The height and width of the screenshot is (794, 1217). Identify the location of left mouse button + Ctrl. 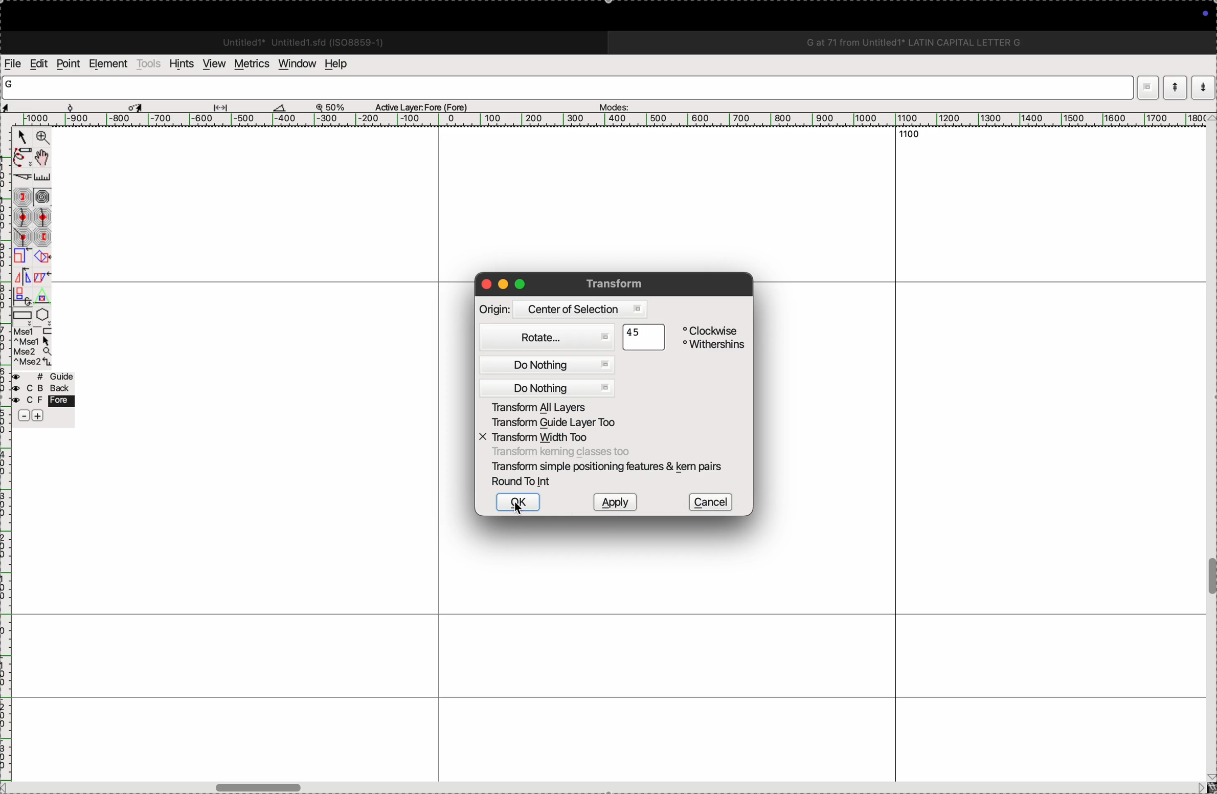
(32, 341).